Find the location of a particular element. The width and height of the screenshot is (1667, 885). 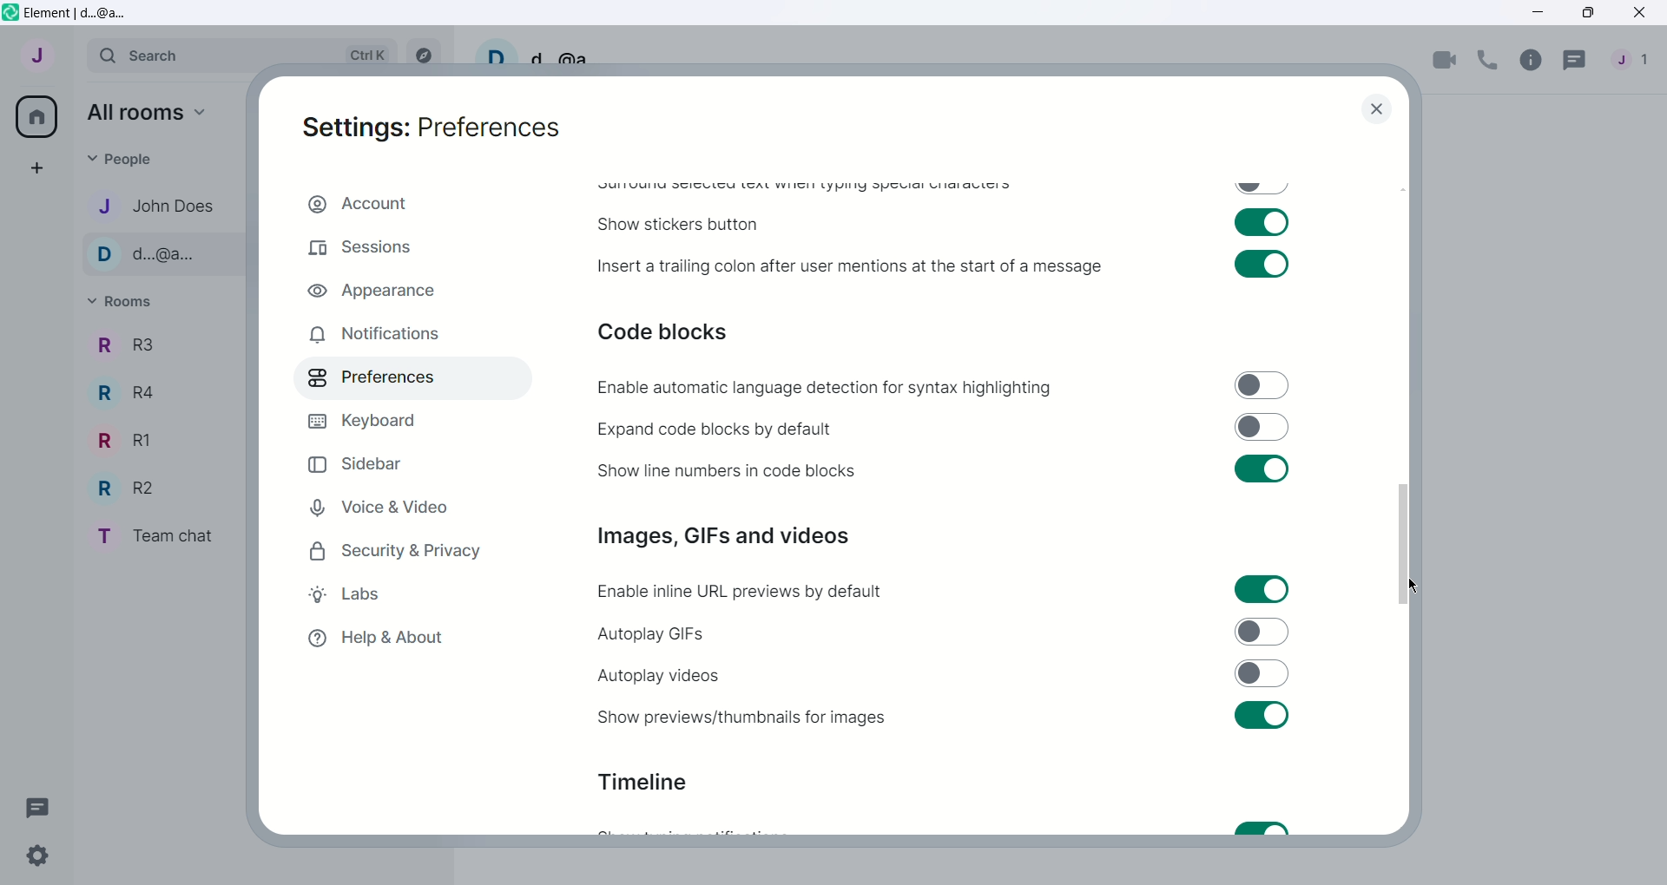

Toggle switch on for insert a trailing colon after user mentions at the start of a message is located at coordinates (1262, 264).